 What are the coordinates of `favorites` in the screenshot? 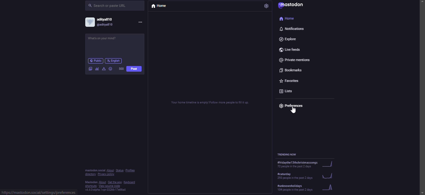 It's located at (290, 79).